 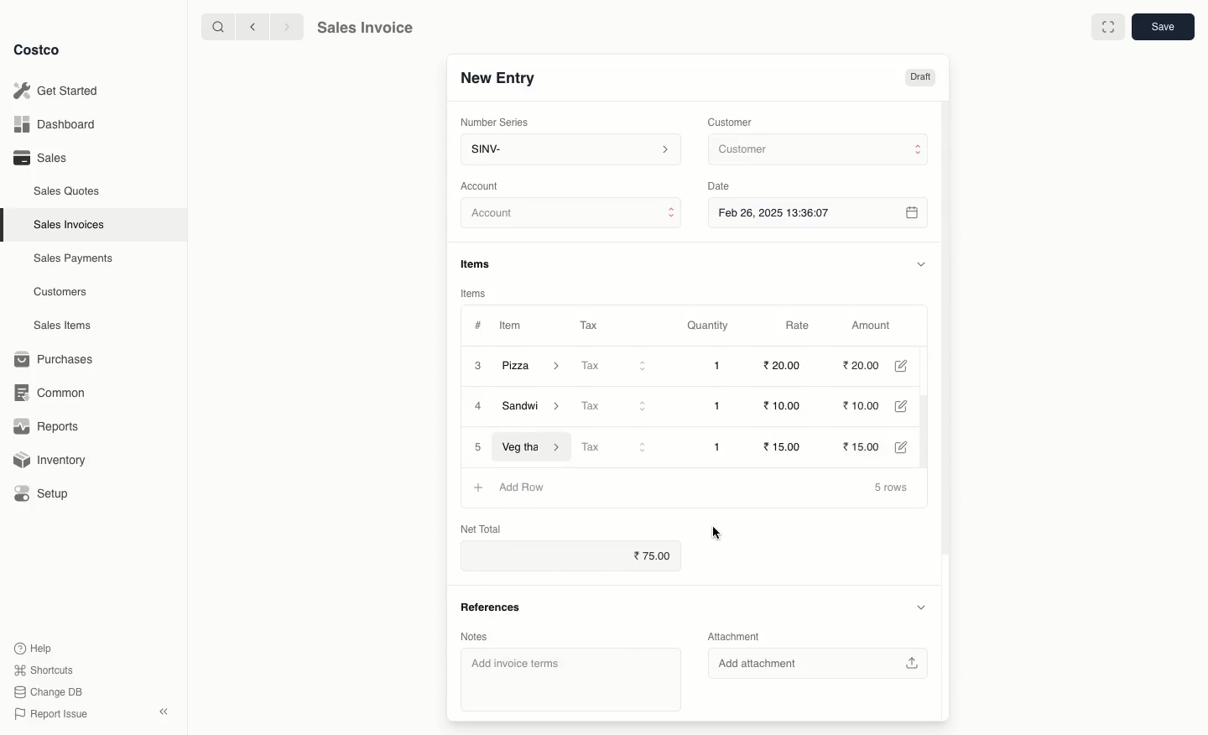 What do you see at coordinates (482, 263) in the screenshot?
I see `Items` at bounding box center [482, 263].